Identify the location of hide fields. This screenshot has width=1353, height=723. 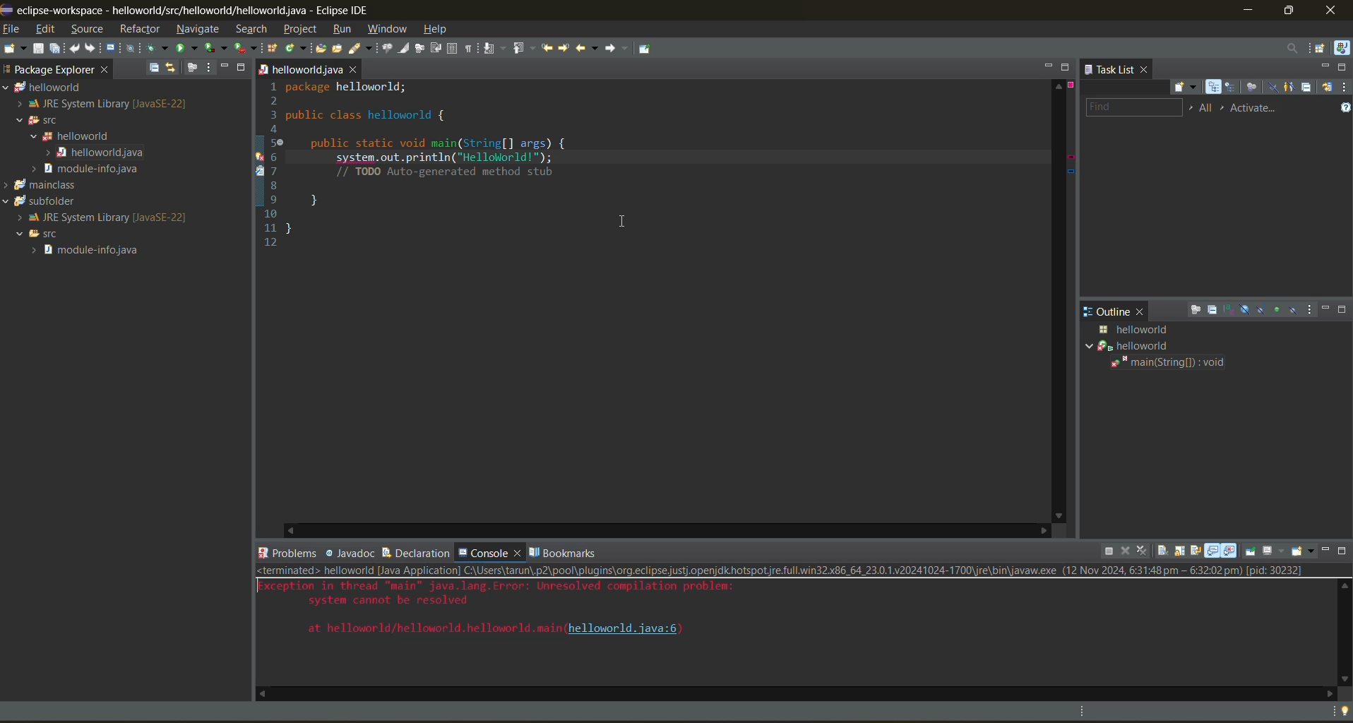
(1249, 311).